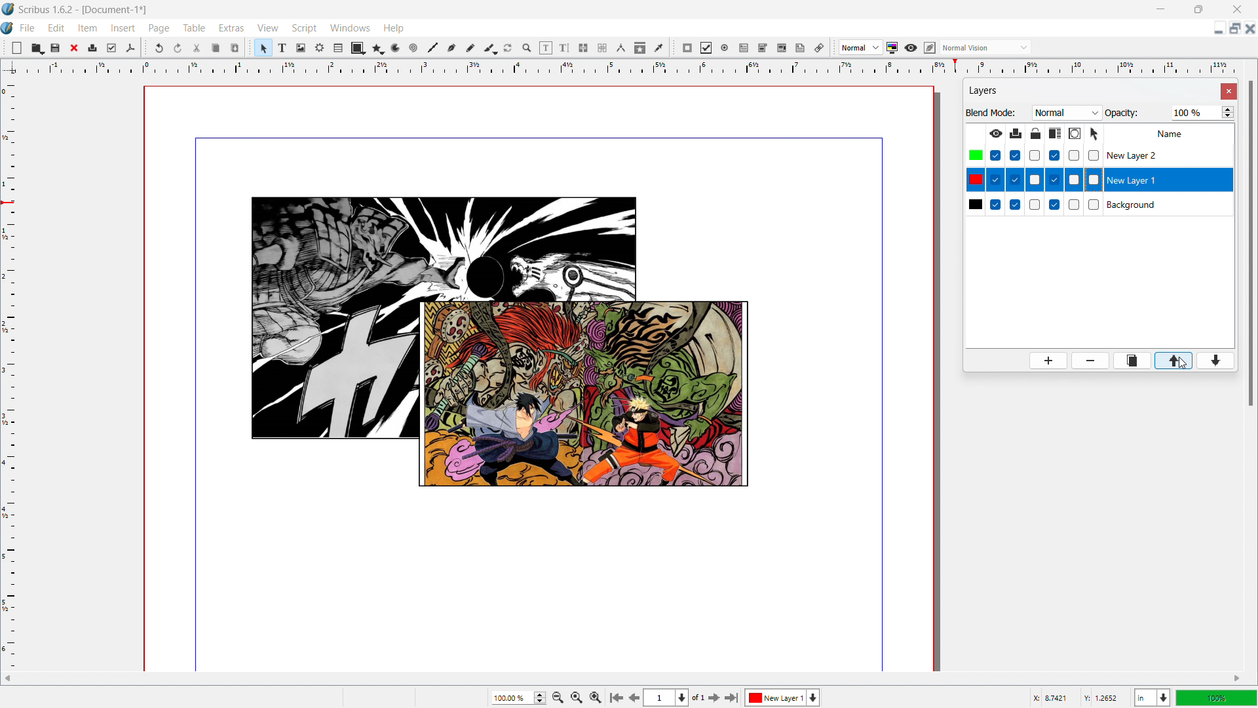 The width and height of the screenshot is (1258, 708). Describe the element at coordinates (634, 696) in the screenshot. I see `go to previous page` at that location.